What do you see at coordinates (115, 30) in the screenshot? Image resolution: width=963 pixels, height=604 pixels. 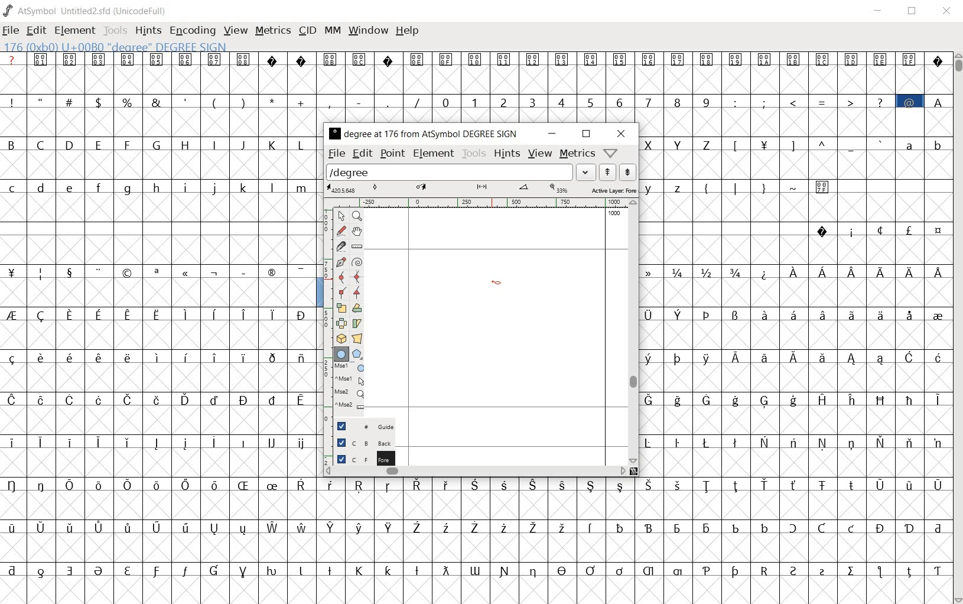 I see `tools` at bounding box center [115, 30].